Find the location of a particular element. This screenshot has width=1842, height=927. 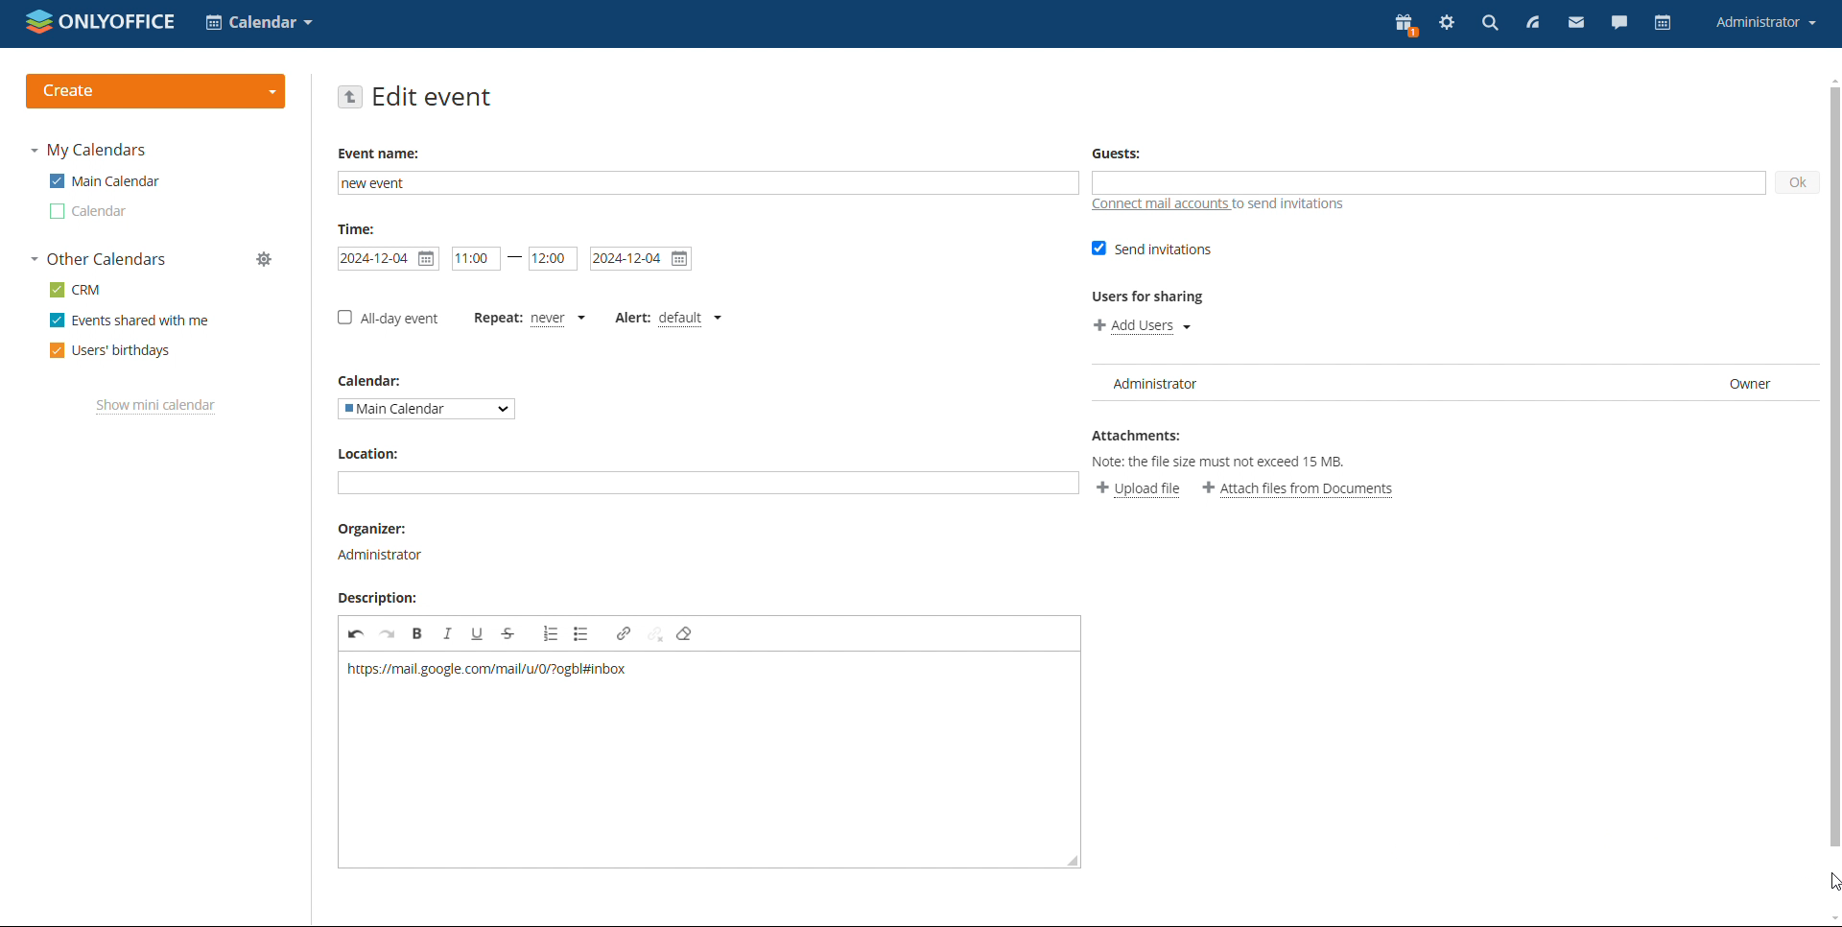

Attachments: is located at coordinates (1140, 438).